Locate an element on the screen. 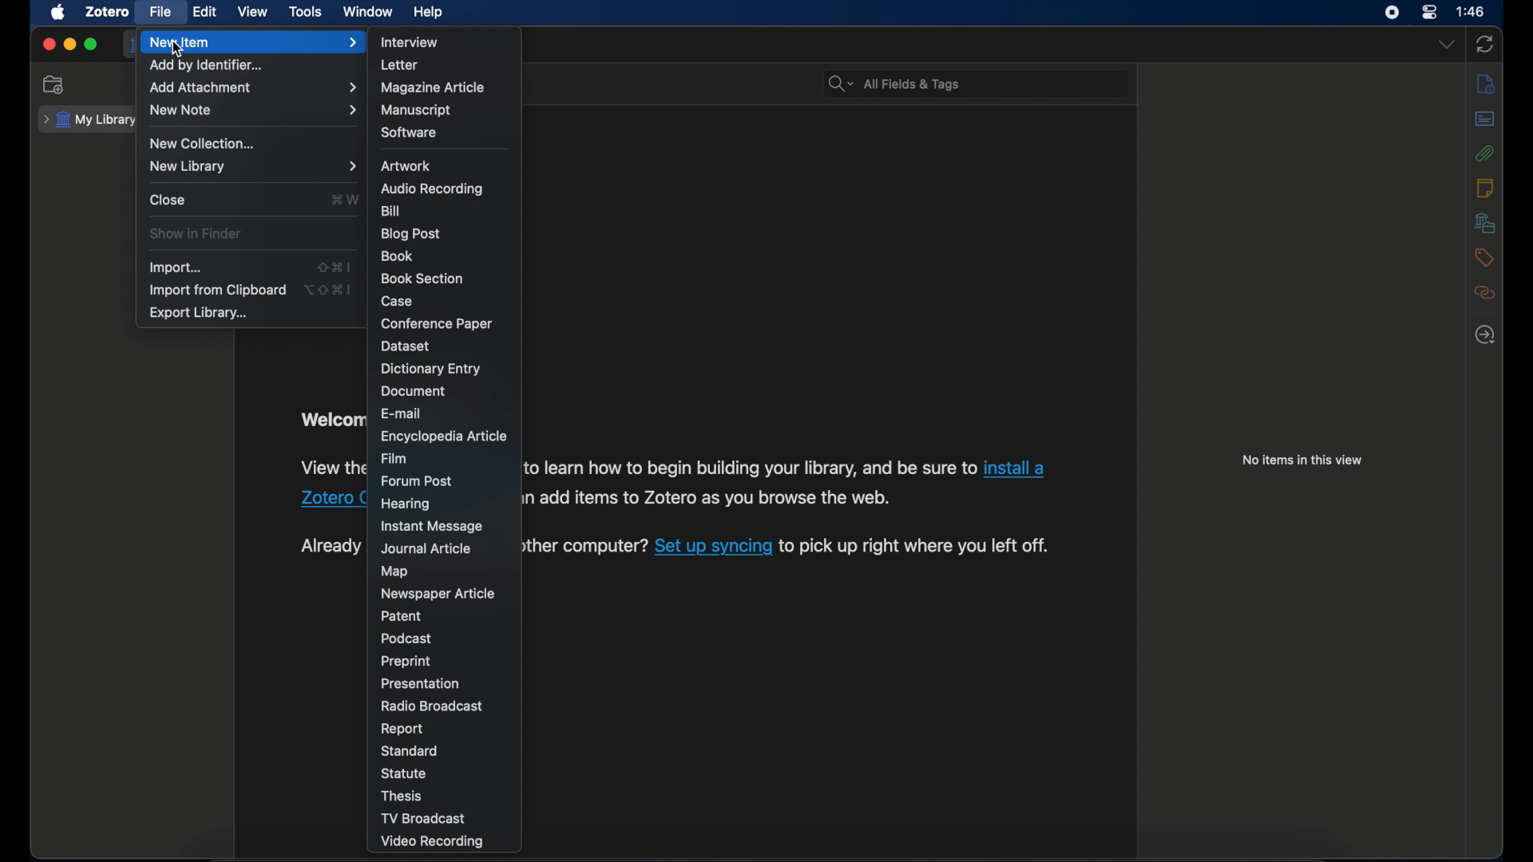  my library is located at coordinates (87, 120).